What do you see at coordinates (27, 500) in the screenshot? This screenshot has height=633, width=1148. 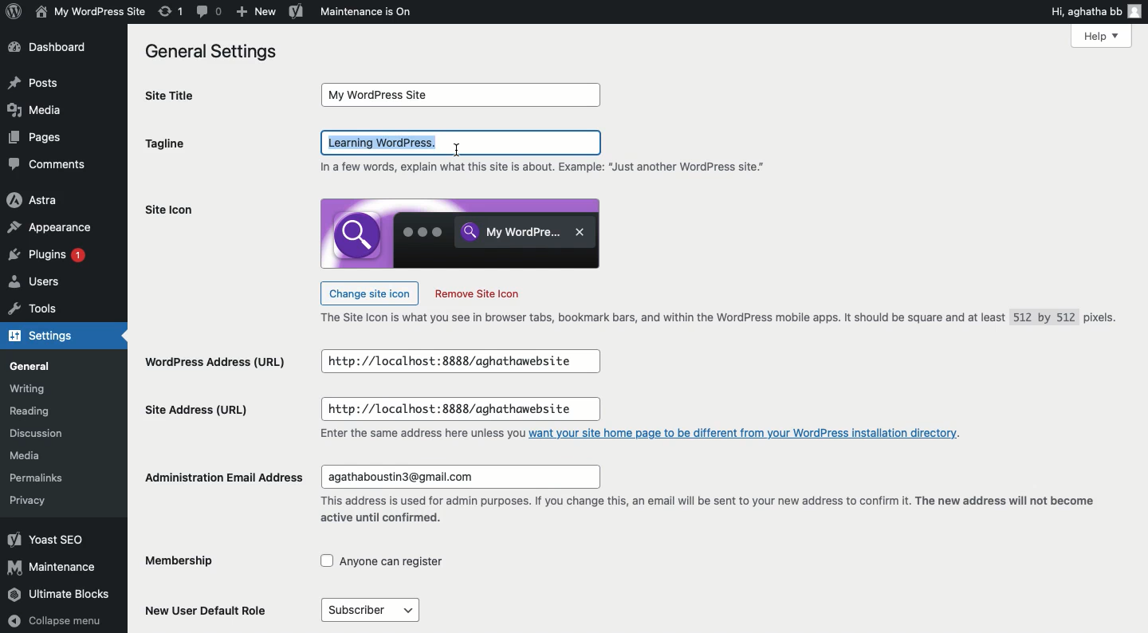 I see `Privacy` at bounding box center [27, 500].